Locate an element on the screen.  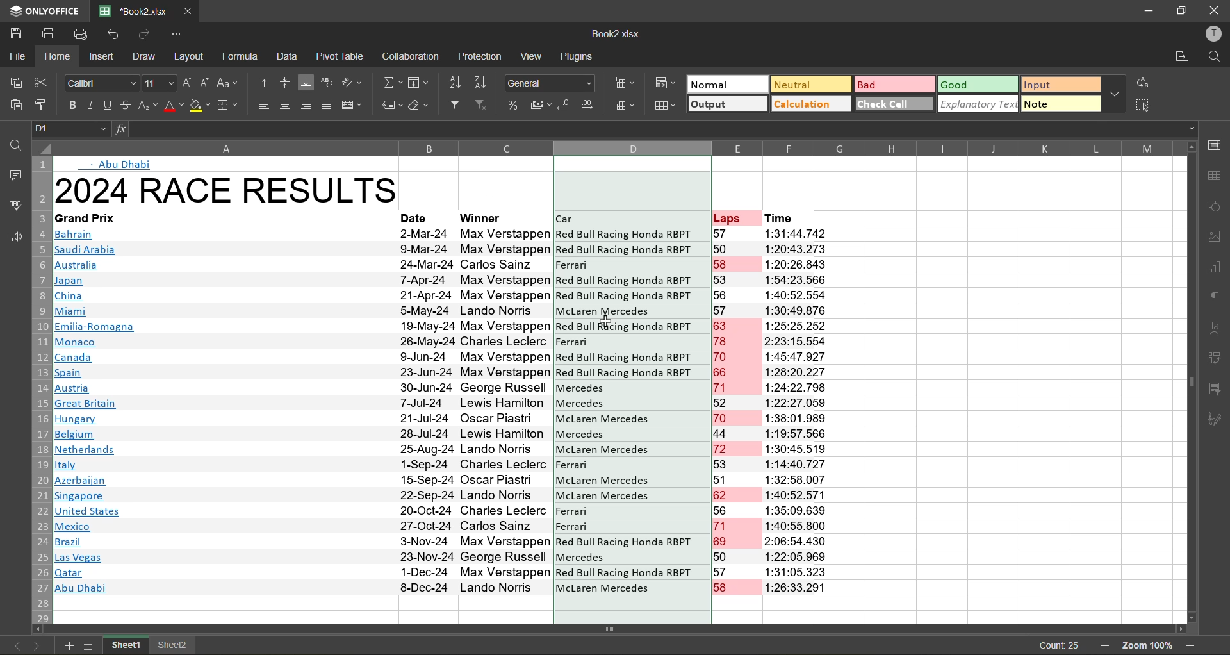
sheet1 is located at coordinates (124, 646).